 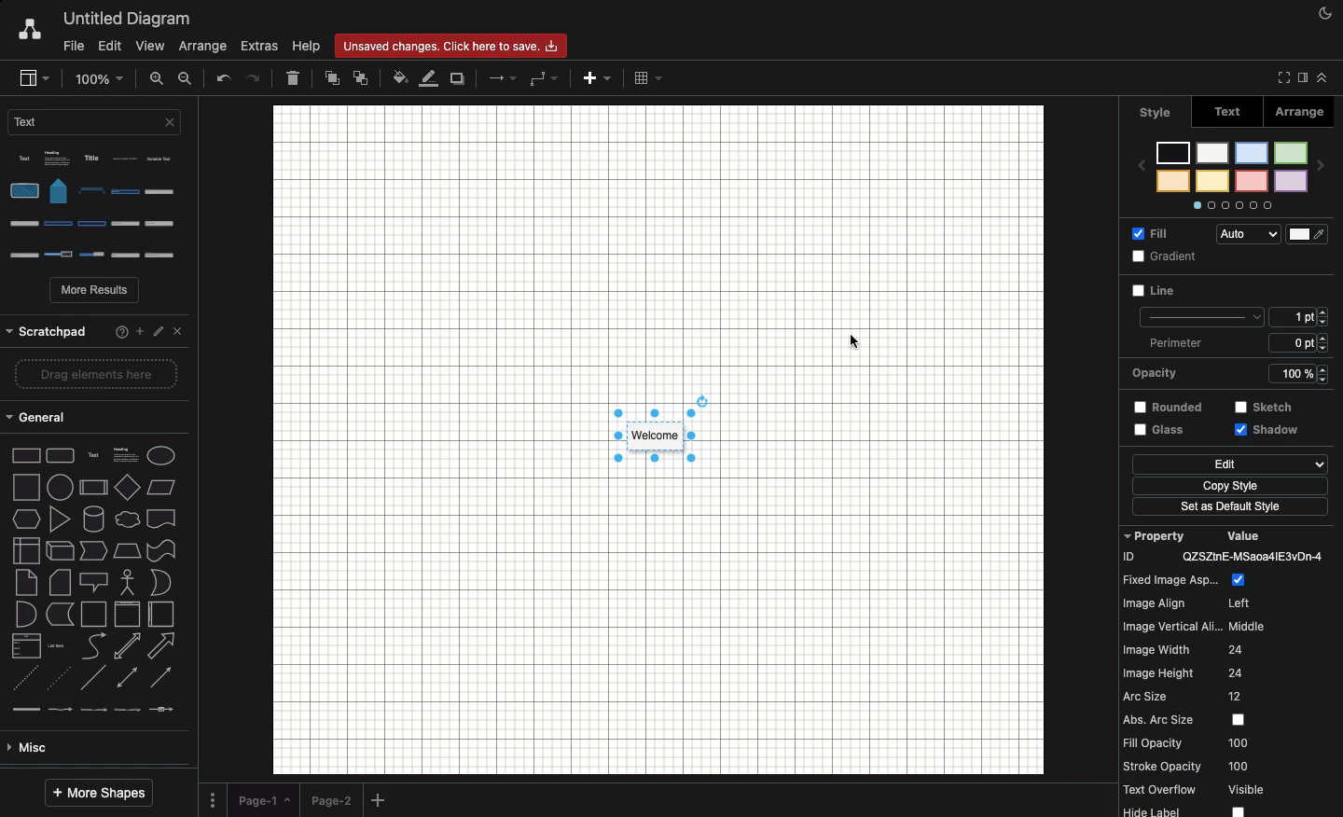 What do you see at coordinates (657, 436) in the screenshot?
I see `Style selected` at bounding box center [657, 436].